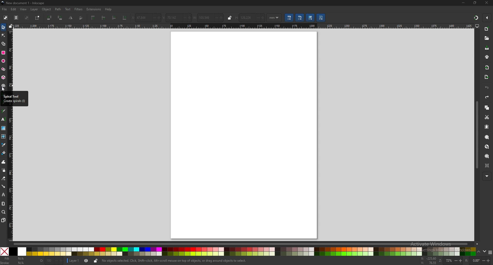 The image size is (493, 265). Describe the element at coordinates (238, 252) in the screenshot. I see `colors` at that location.